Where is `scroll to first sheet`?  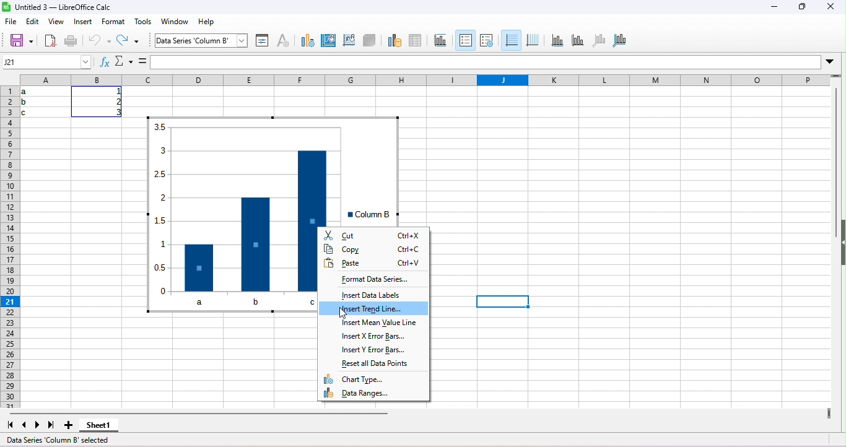 scroll to first sheet is located at coordinates (9, 424).